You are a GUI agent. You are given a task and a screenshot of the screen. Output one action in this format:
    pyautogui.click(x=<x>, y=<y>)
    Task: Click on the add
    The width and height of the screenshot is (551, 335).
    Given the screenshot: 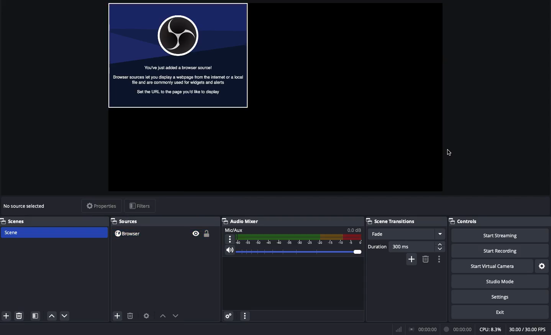 What is the action you would take?
    pyautogui.click(x=6, y=315)
    